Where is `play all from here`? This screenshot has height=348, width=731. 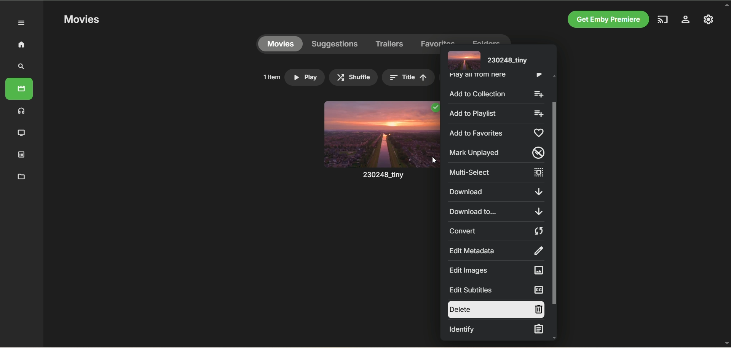
play all from here is located at coordinates (494, 77).